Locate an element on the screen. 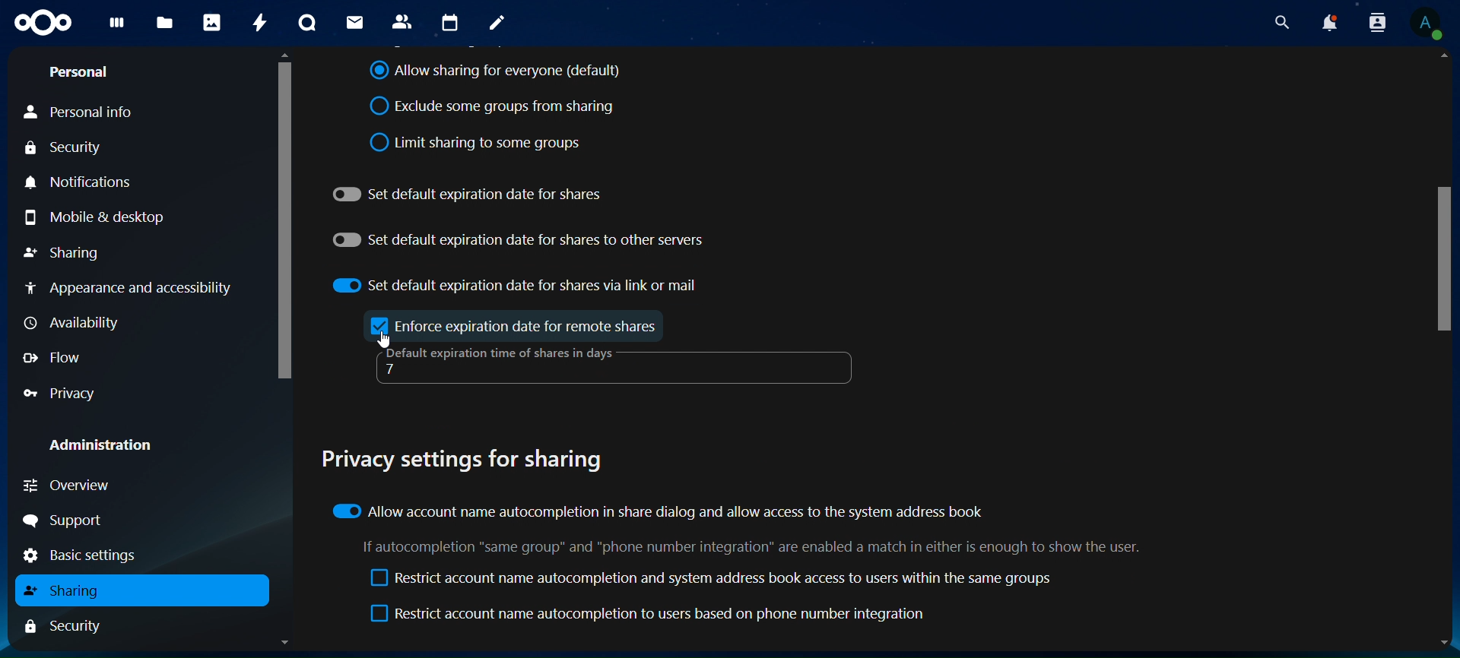 Image resolution: width=1460 pixels, height=658 pixels. notifications is located at coordinates (90, 182).